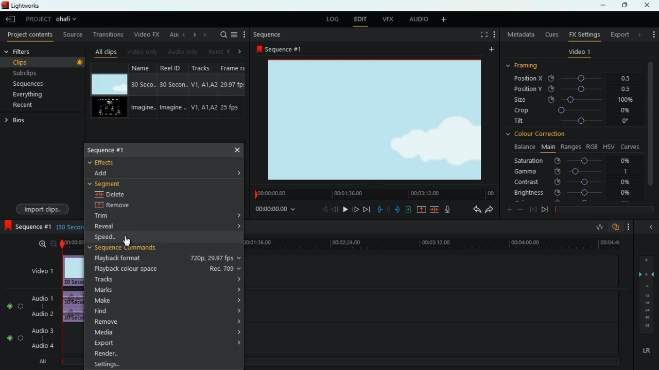 The image size is (659, 370). Describe the element at coordinates (47, 244) in the screenshot. I see `zoom` at that location.